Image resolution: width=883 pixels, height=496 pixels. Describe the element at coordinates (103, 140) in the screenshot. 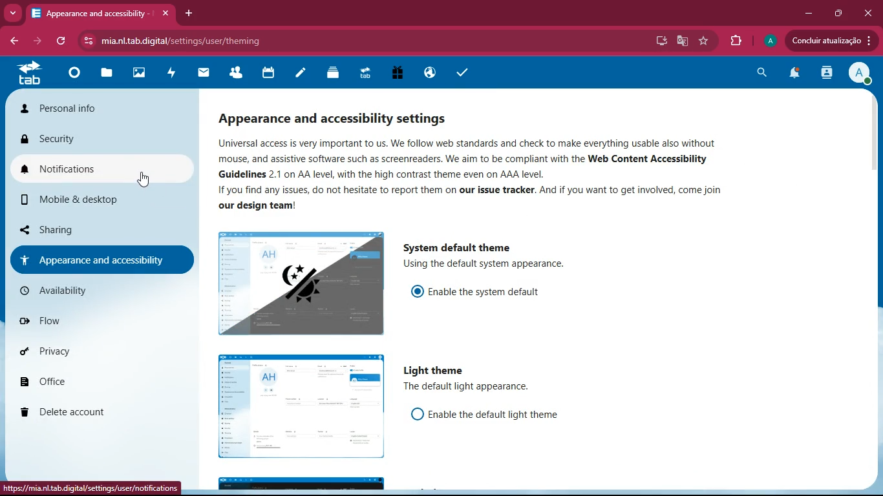

I see `security` at that location.